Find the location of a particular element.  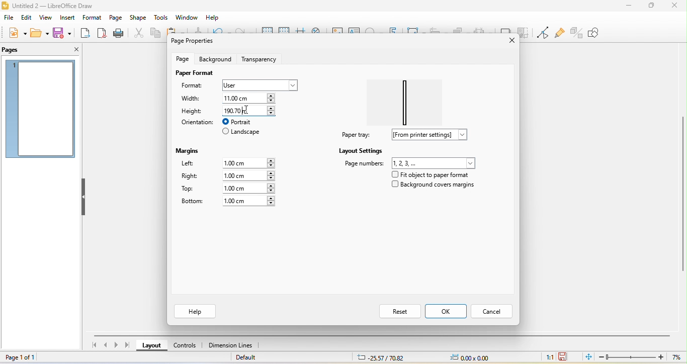

background cover margins is located at coordinates (434, 187).